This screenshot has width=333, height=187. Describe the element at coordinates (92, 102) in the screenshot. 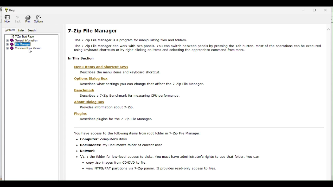

I see `About Dialog box` at that location.